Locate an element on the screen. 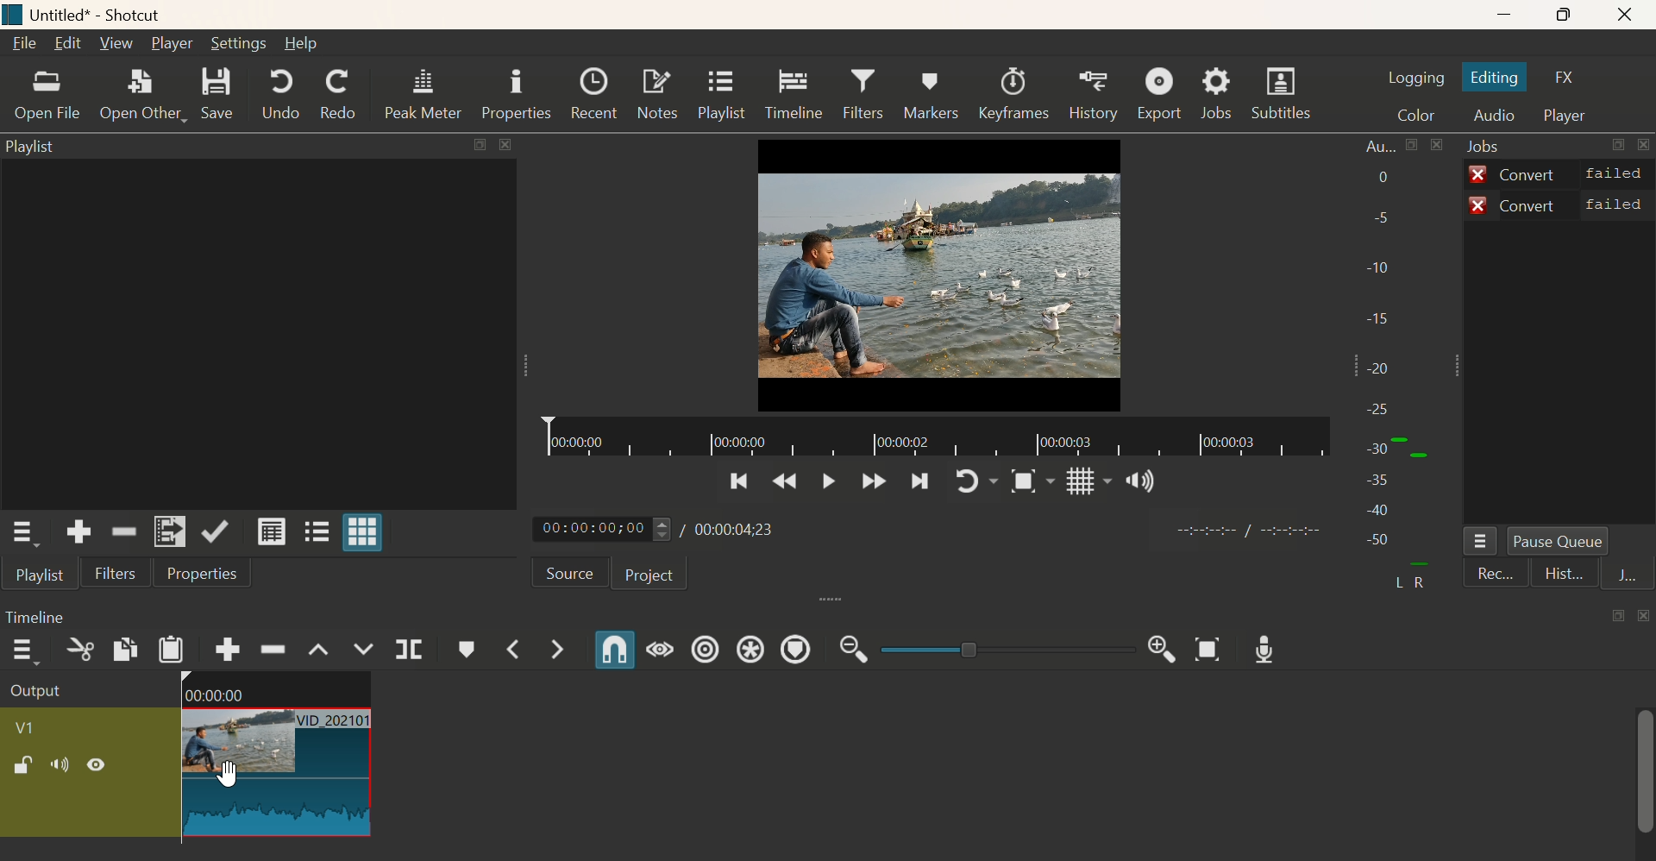 This screenshot has height=861, width=1656. History is located at coordinates (1095, 95).